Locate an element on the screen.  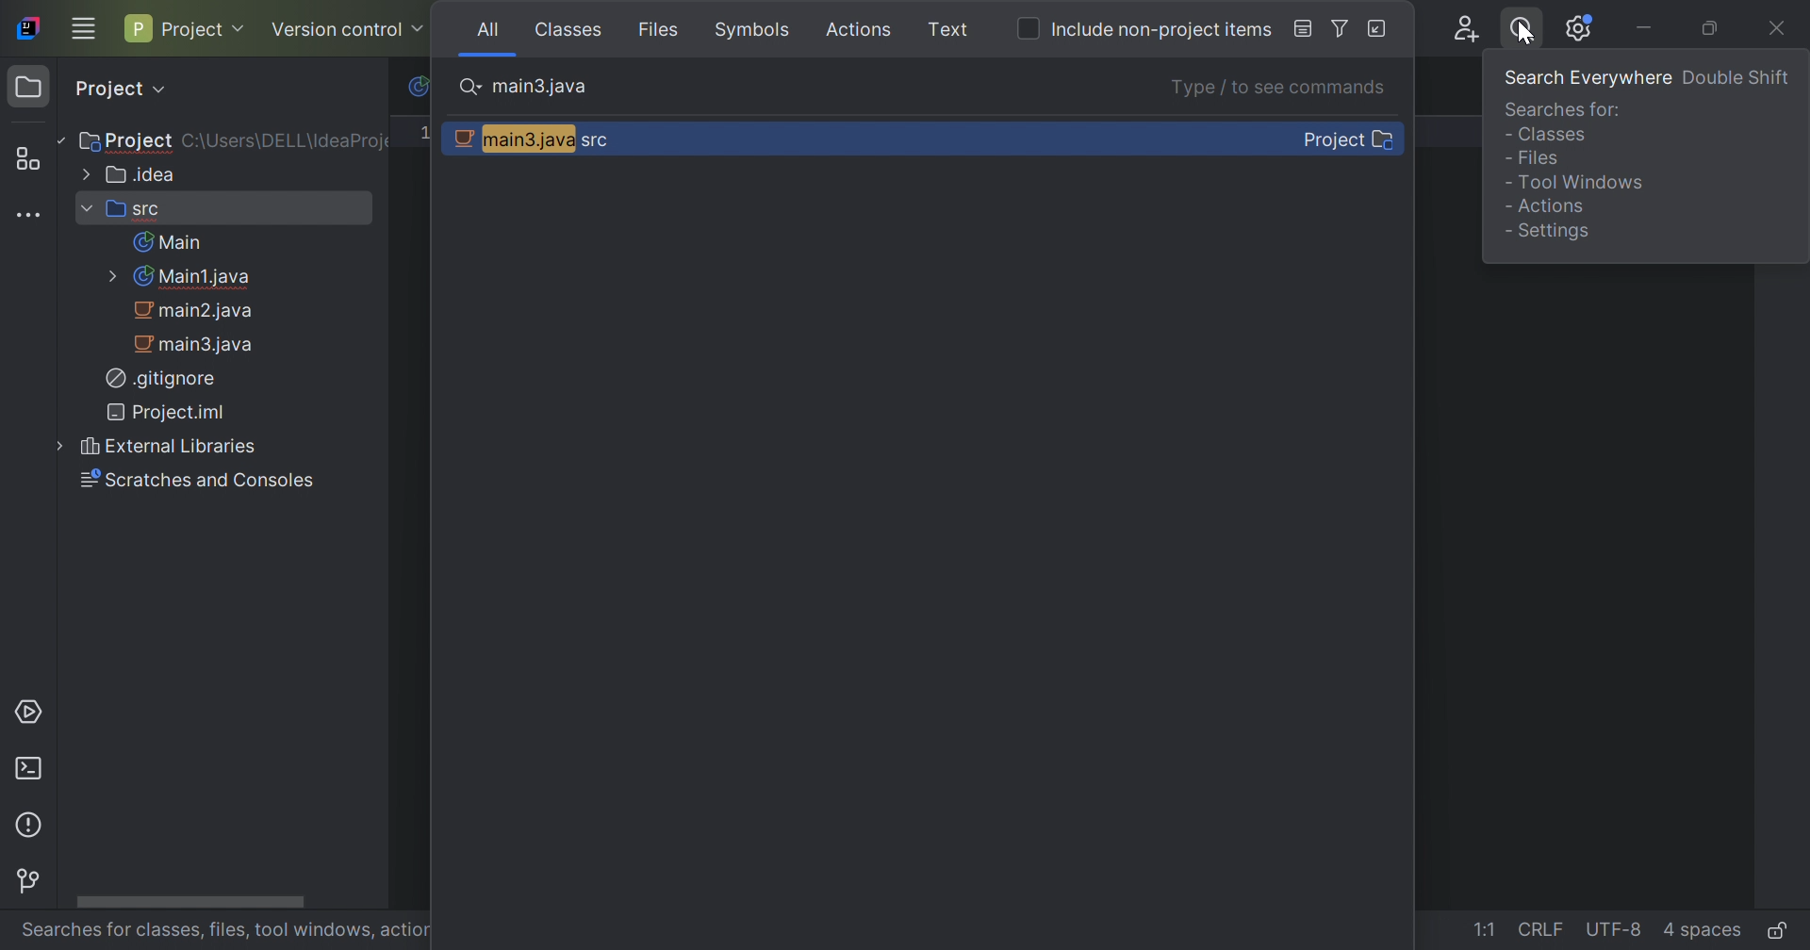
.idea is located at coordinates (128, 173).